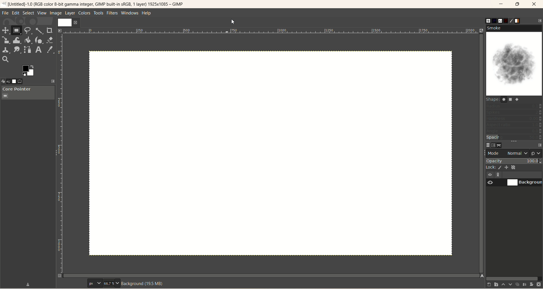  What do you see at coordinates (518, 4) in the screenshot?
I see `maximize` at bounding box center [518, 4].